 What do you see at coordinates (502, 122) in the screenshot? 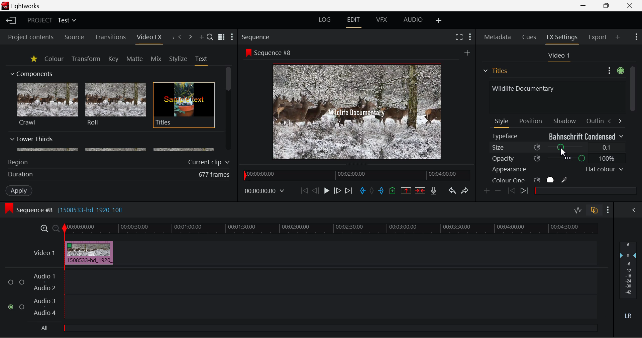
I see `Style Tab Open` at bounding box center [502, 122].